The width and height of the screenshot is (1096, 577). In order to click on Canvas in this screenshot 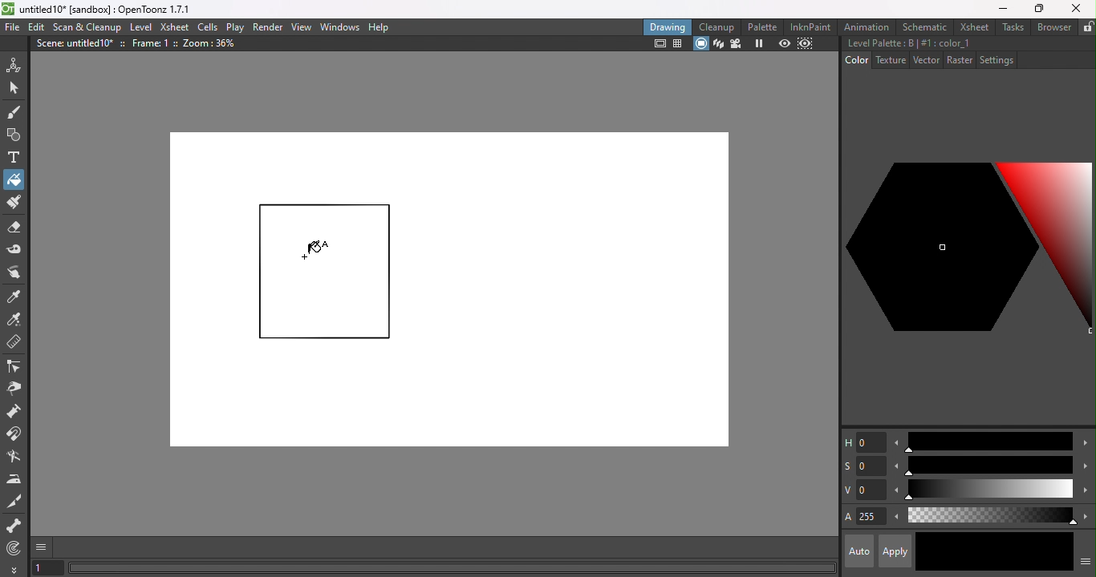, I will do `click(444, 288)`.